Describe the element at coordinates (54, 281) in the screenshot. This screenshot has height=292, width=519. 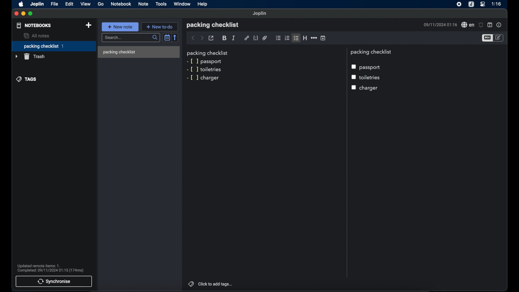
I see `synchronise` at that location.